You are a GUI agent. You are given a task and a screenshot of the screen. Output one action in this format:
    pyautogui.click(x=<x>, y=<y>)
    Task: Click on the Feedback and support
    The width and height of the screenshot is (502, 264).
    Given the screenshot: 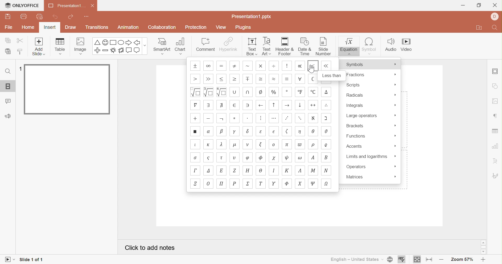 What is the action you would take?
    pyautogui.click(x=9, y=116)
    